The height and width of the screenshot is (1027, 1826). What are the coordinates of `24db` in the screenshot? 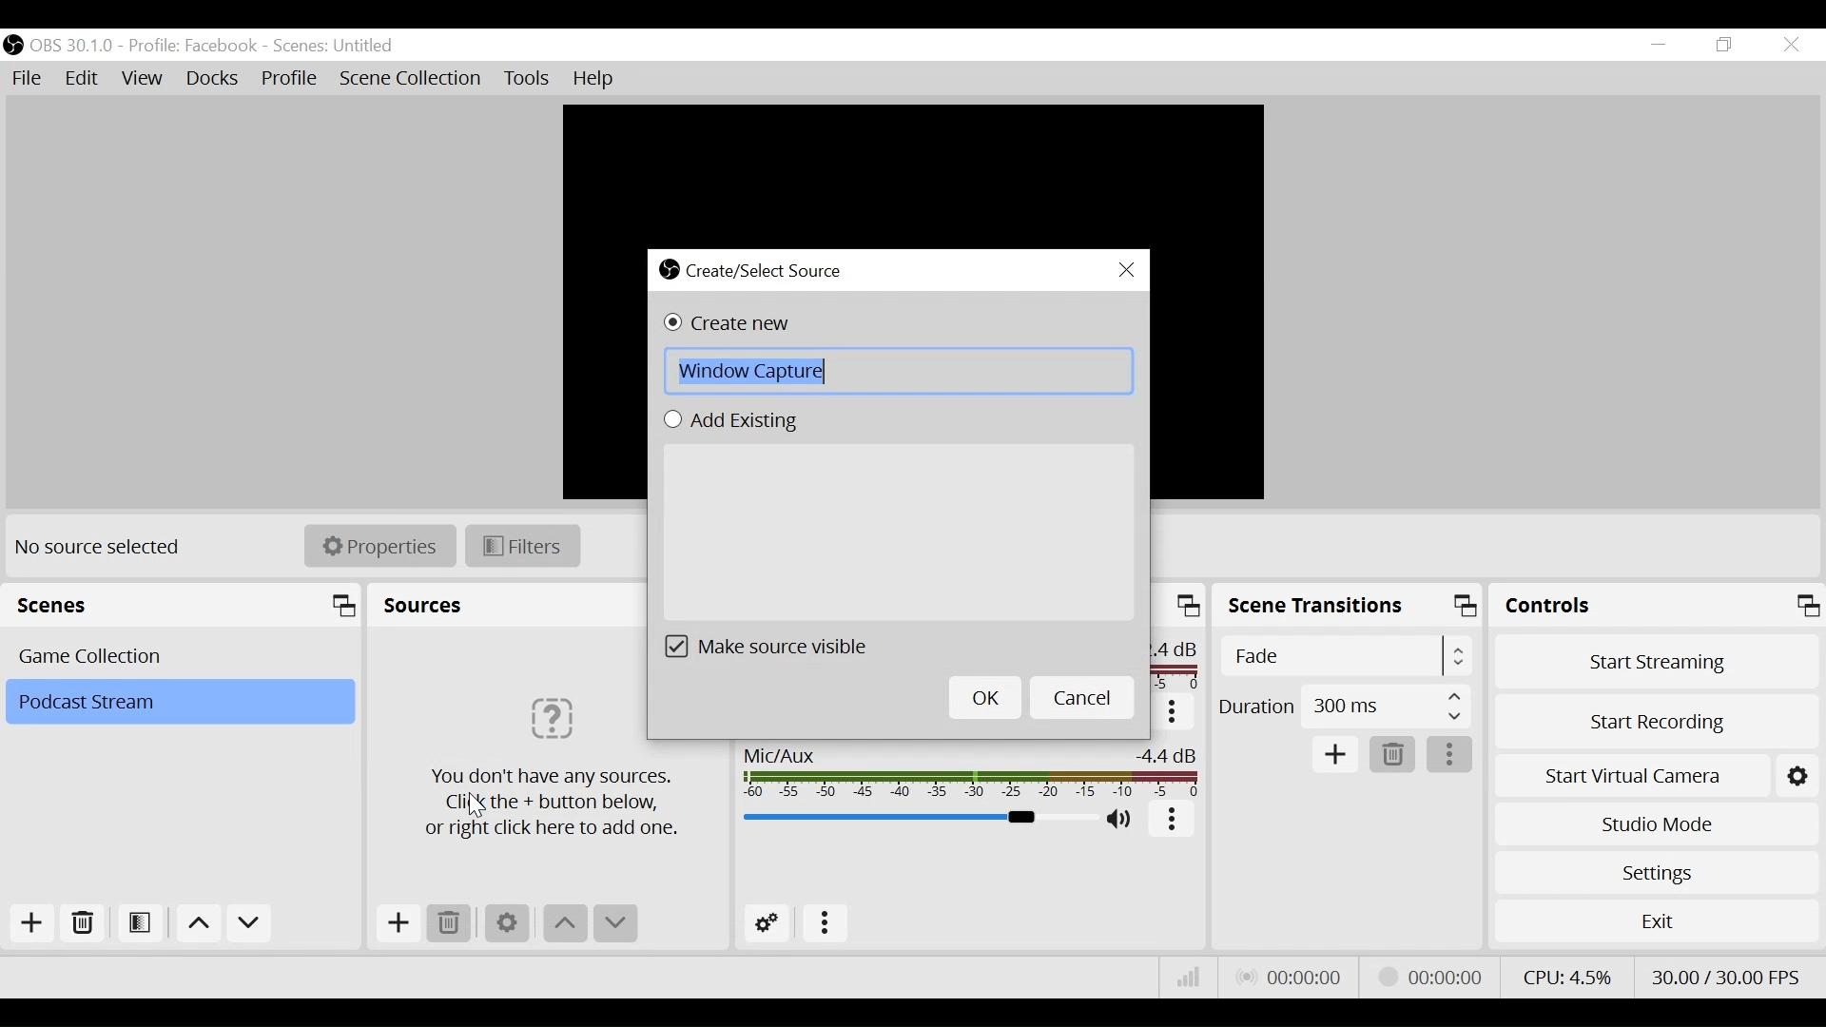 It's located at (1177, 649).